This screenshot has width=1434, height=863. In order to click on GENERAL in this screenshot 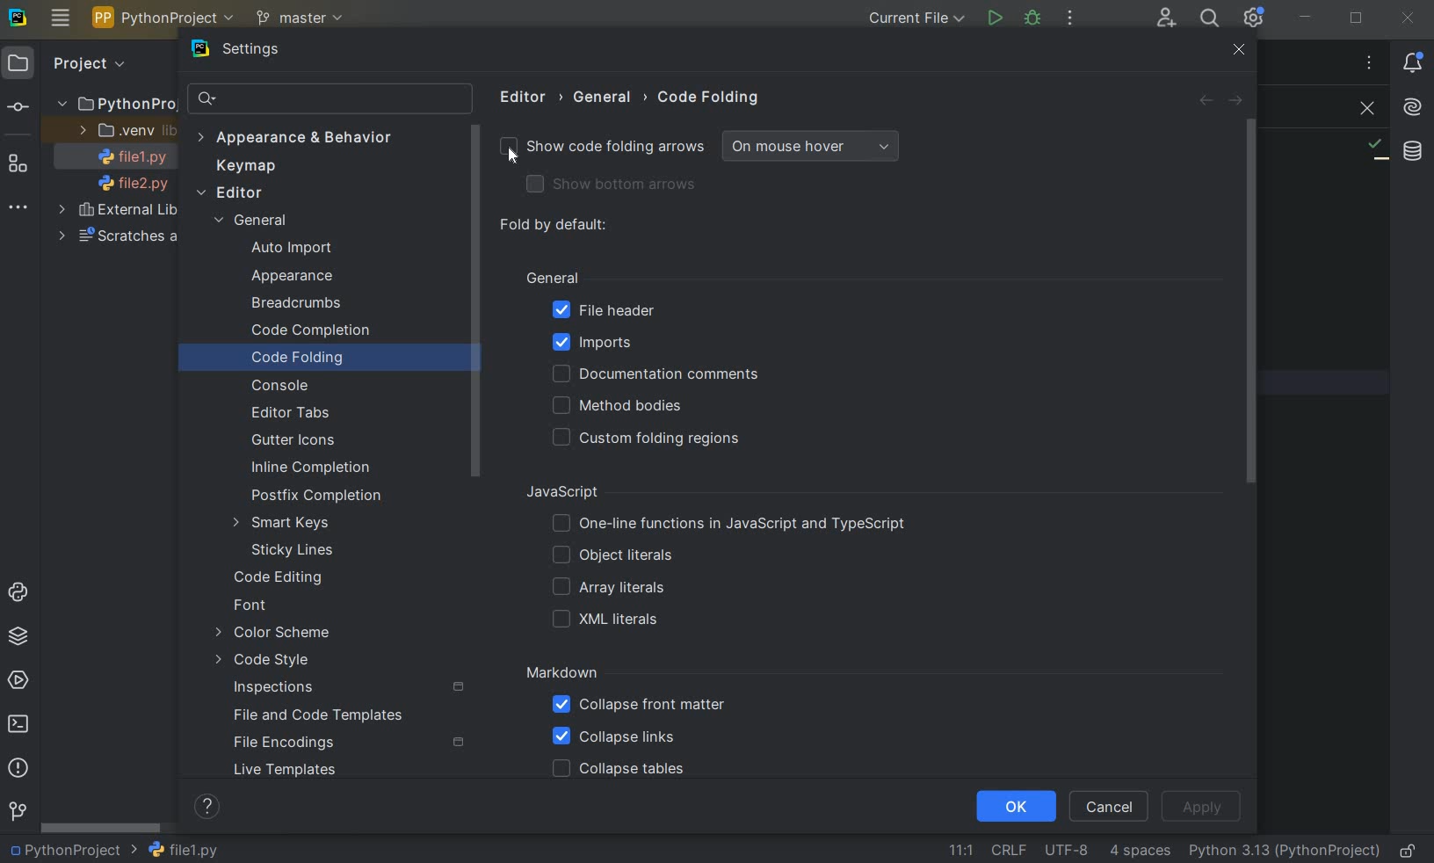, I will do `click(258, 222)`.